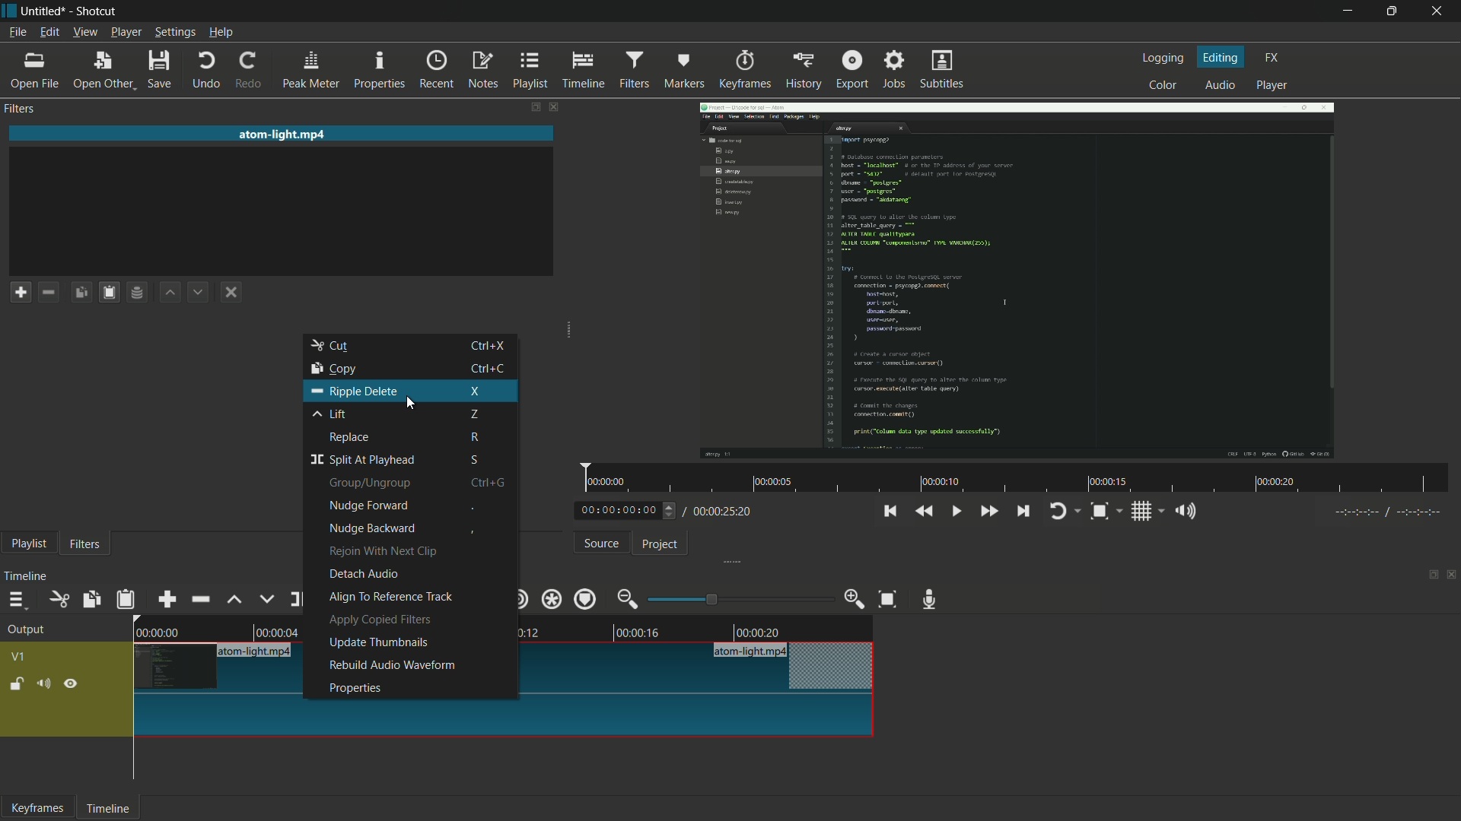 This screenshot has width=1461, height=821. Describe the element at coordinates (99, 11) in the screenshot. I see `app name` at that location.